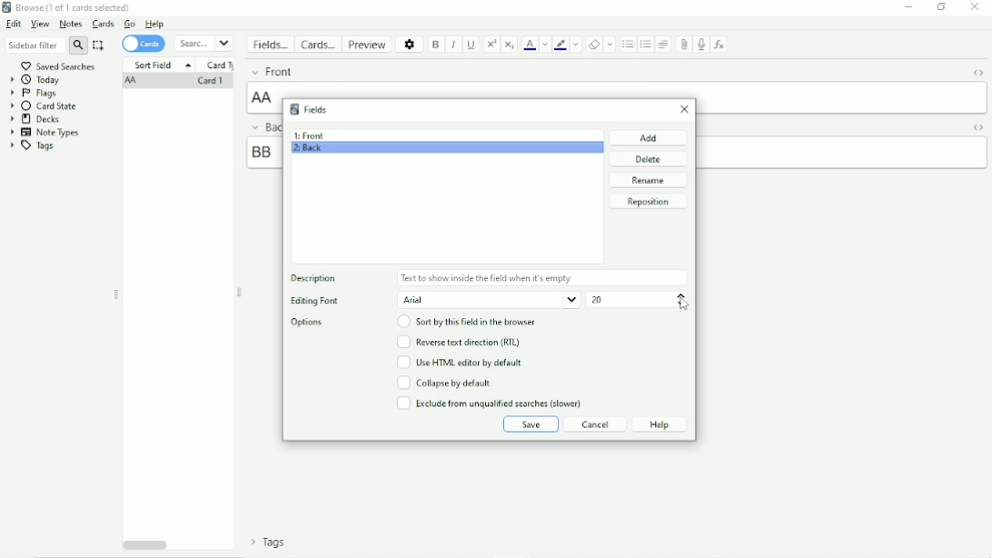 This screenshot has height=558, width=992. Describe the element at coordinates (908, 7) in the screenshot. I see `Minimize` at that location.